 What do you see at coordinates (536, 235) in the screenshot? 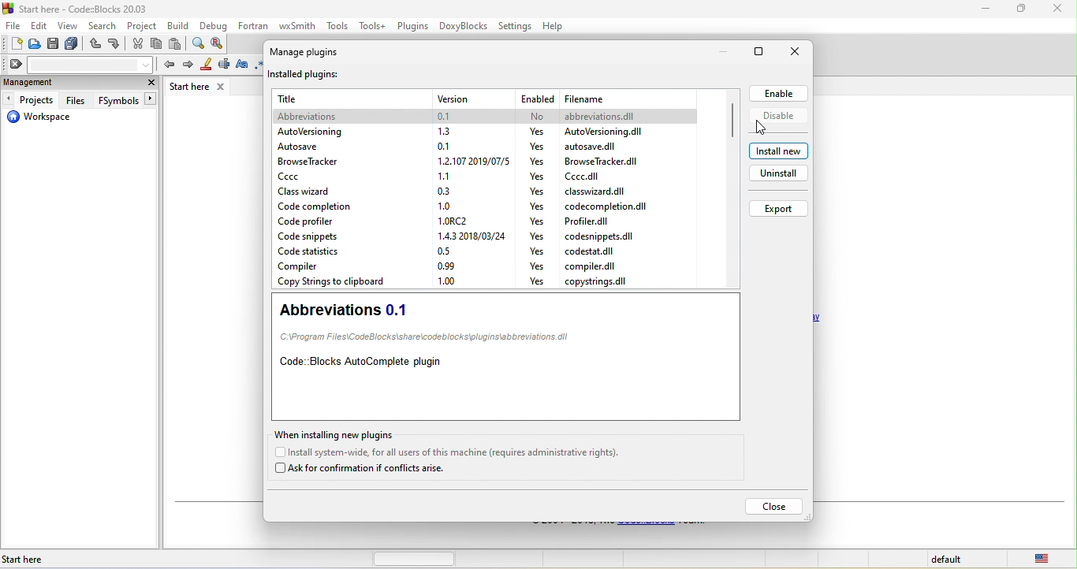
I see `yes` at bounding box center [536, 235].